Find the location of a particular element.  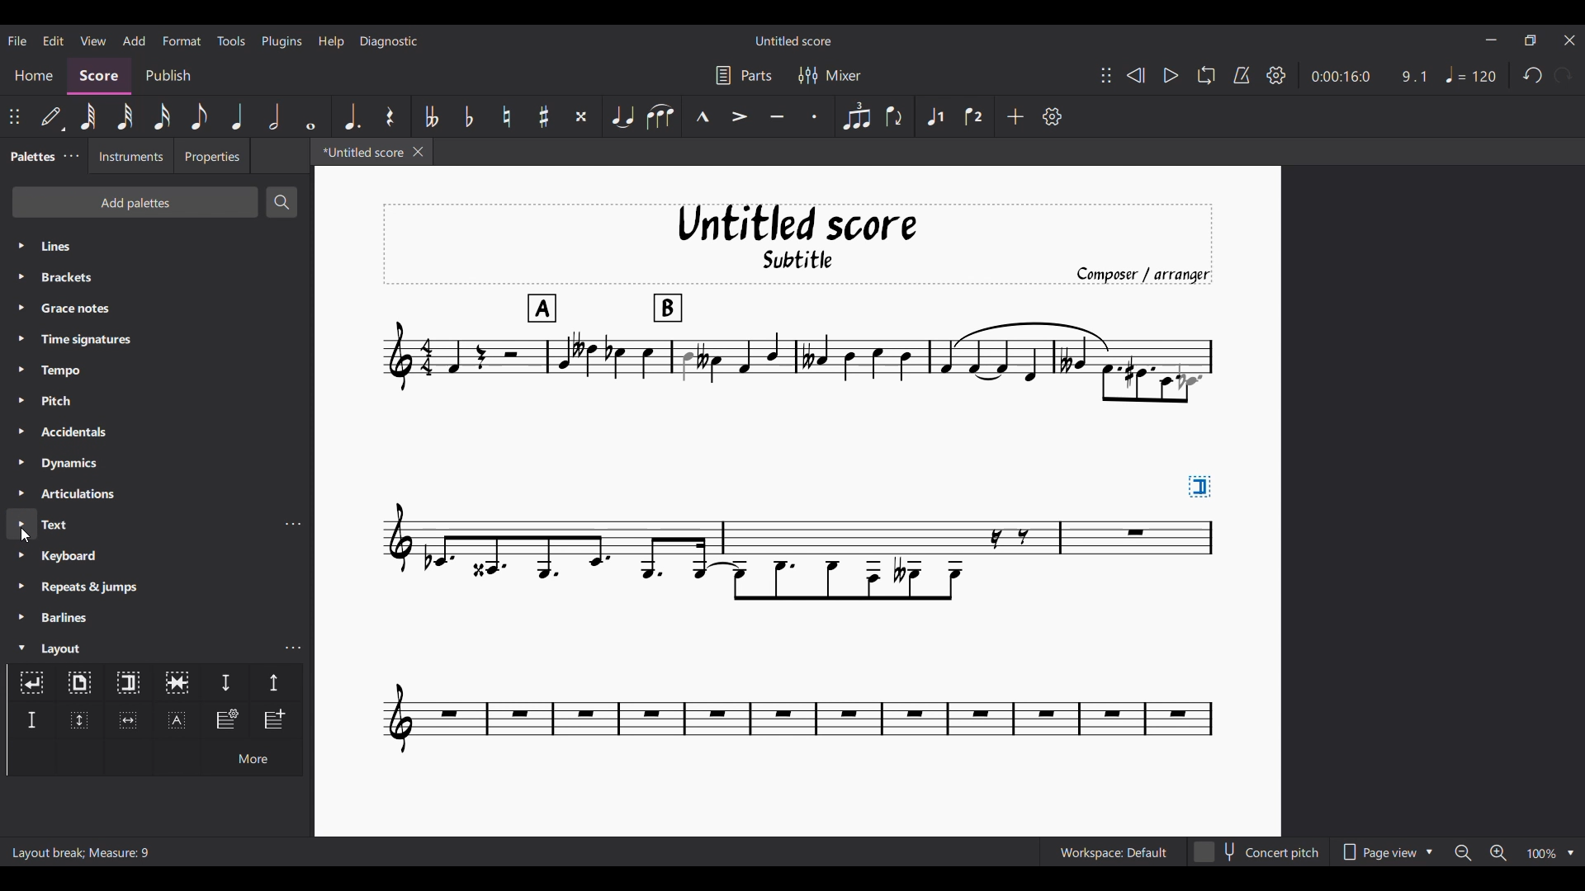

Rest is located at coordinates (390, 116).